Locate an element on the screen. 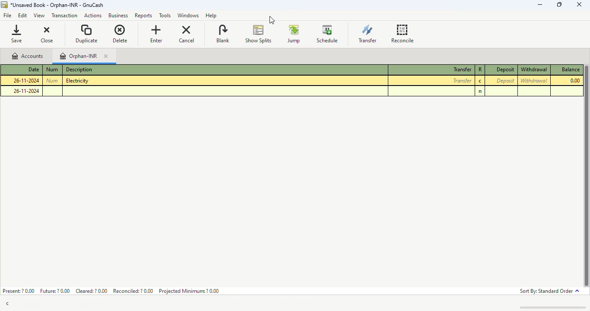 The width and height of the screenshot is (590, 311). view is located at coordinates (38, 16).